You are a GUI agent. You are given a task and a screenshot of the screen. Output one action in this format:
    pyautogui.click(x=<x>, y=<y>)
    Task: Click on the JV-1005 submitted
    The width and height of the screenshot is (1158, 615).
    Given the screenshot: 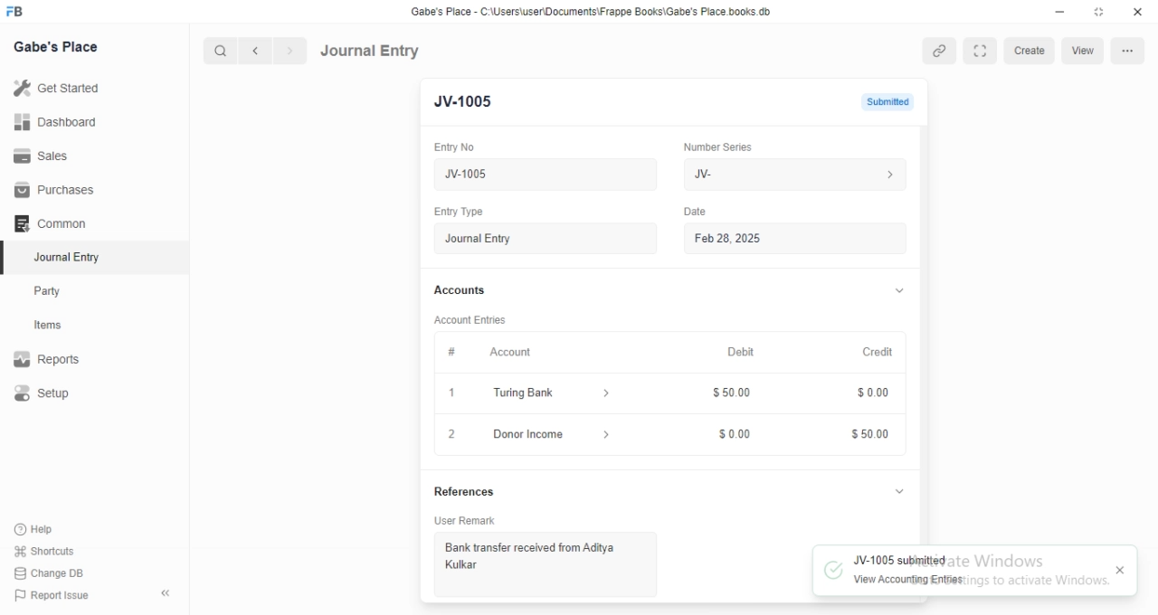 What is the action you would take?
    pyautogui.click(x=975, y=558)
    